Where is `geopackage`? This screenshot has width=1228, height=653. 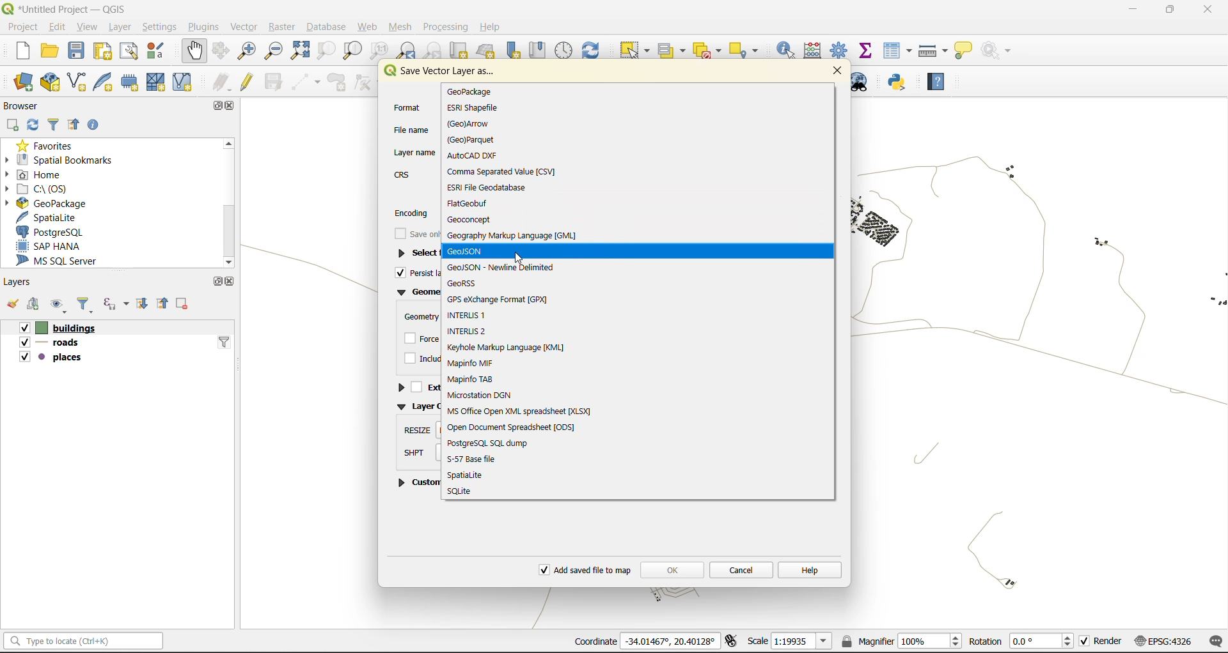
geopackage is located at coordinates (59, 204).